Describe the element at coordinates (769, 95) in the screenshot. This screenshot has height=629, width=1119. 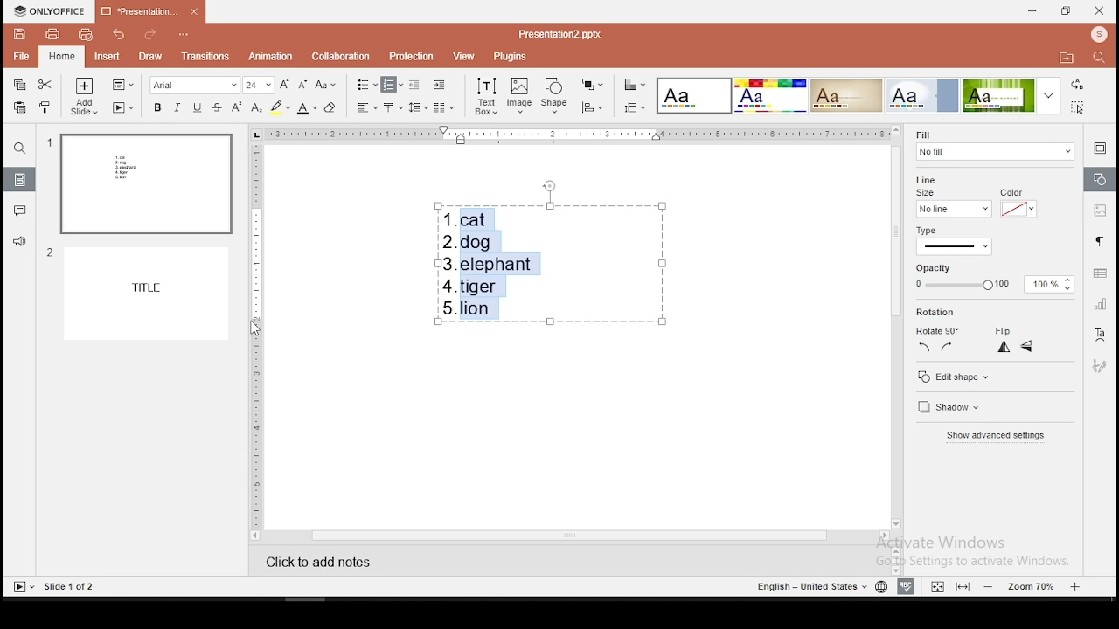
I see `theme ` at that location.